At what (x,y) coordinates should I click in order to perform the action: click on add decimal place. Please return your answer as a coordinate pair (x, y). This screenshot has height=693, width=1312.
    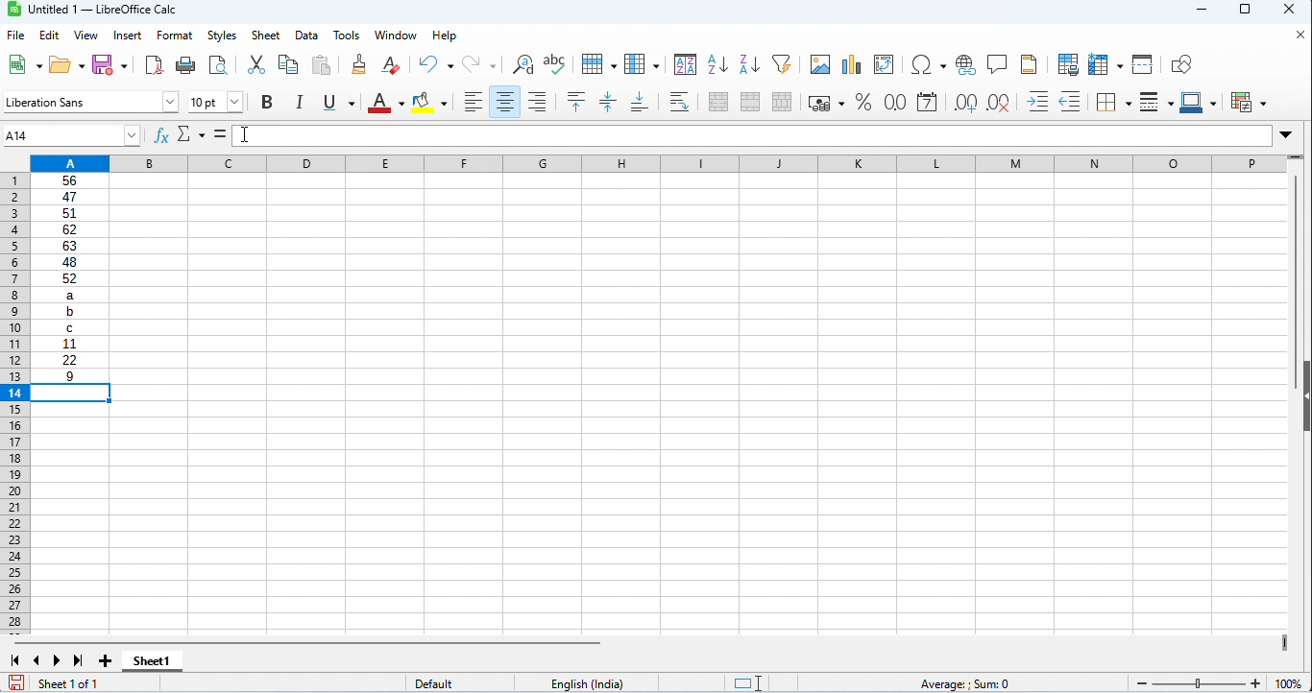
    Looking at the image, I should click on (965, 103).